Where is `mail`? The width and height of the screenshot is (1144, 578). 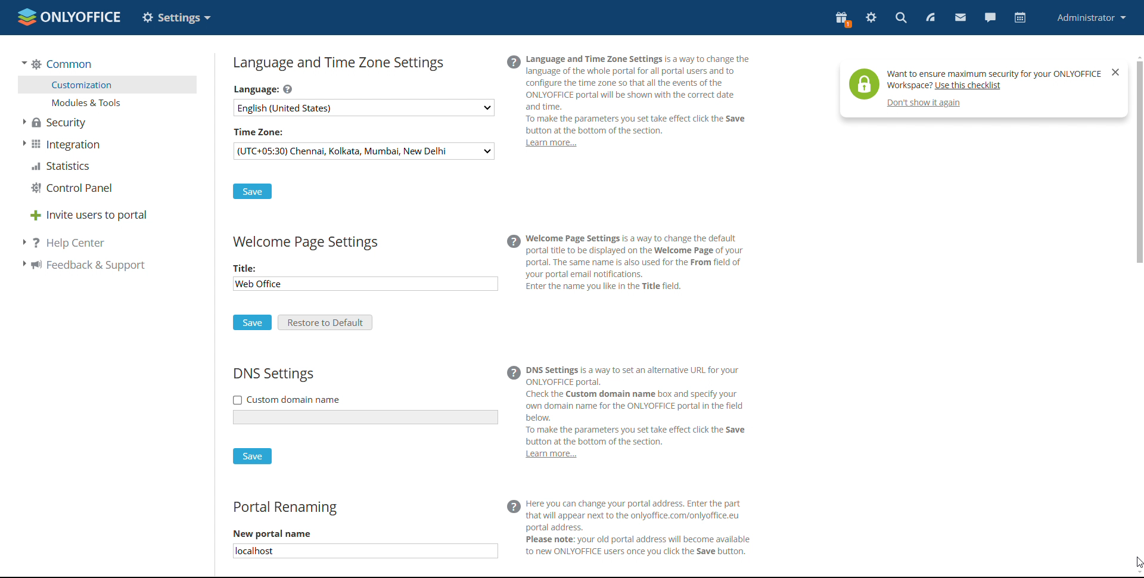
mail is located at coordinates (960, 17).